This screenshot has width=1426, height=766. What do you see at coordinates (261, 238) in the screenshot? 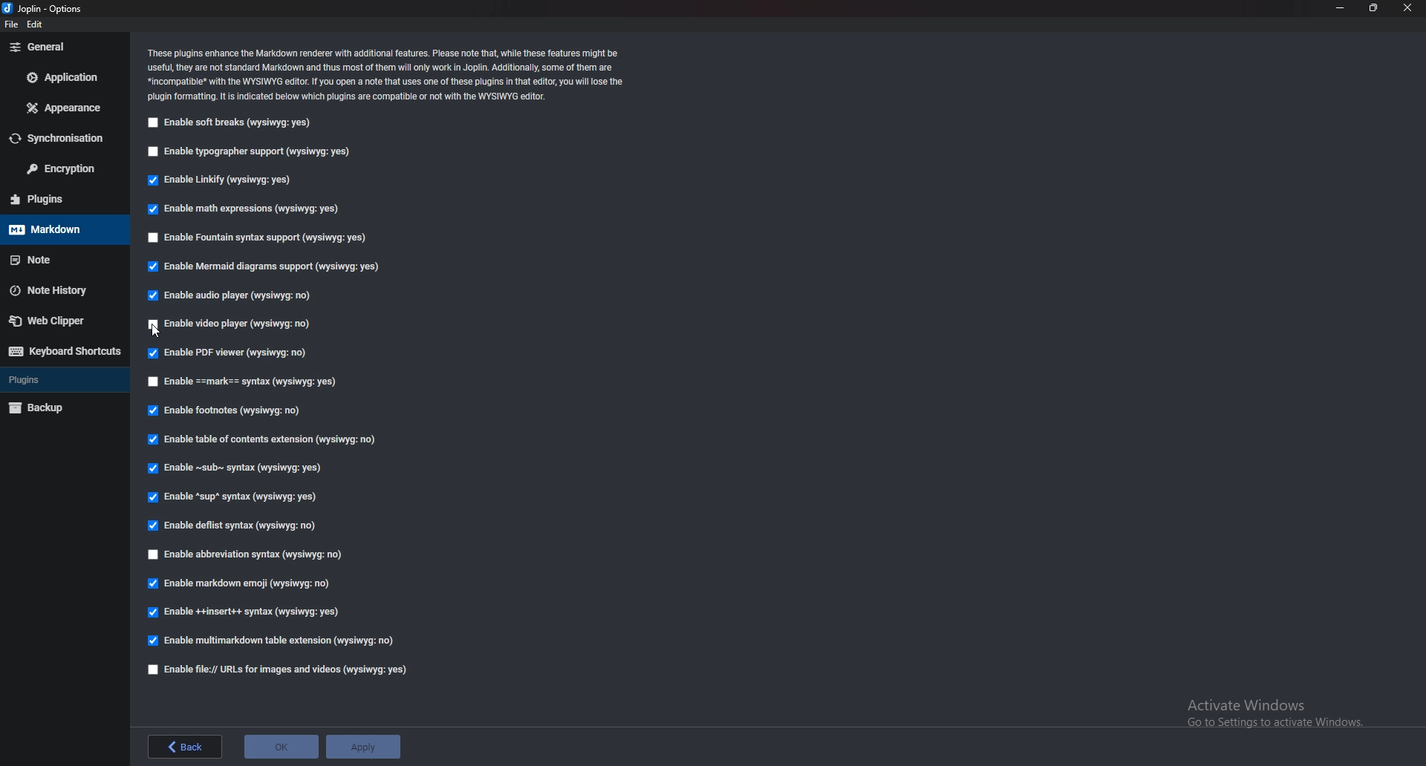
I see `Enable fountain syntax support` at bounding box center [261, 238].